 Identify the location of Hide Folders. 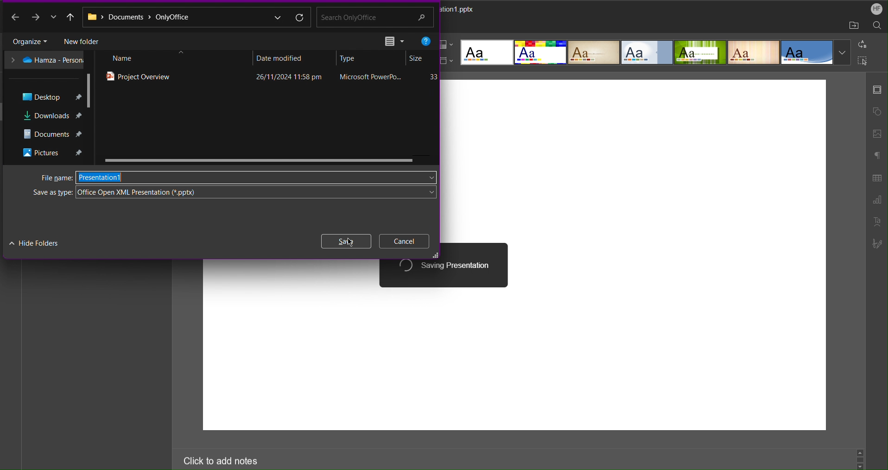
(38, 243).